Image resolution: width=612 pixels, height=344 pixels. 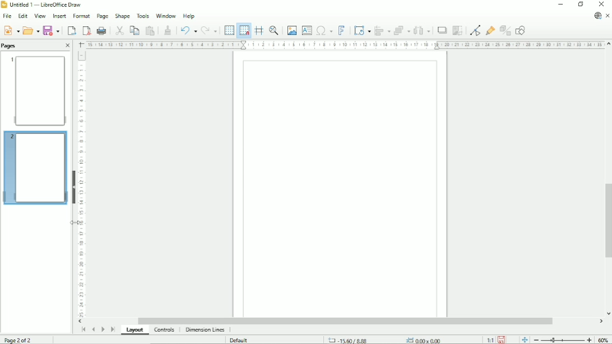 I want to click on Undo, so click(x=187, y=30).